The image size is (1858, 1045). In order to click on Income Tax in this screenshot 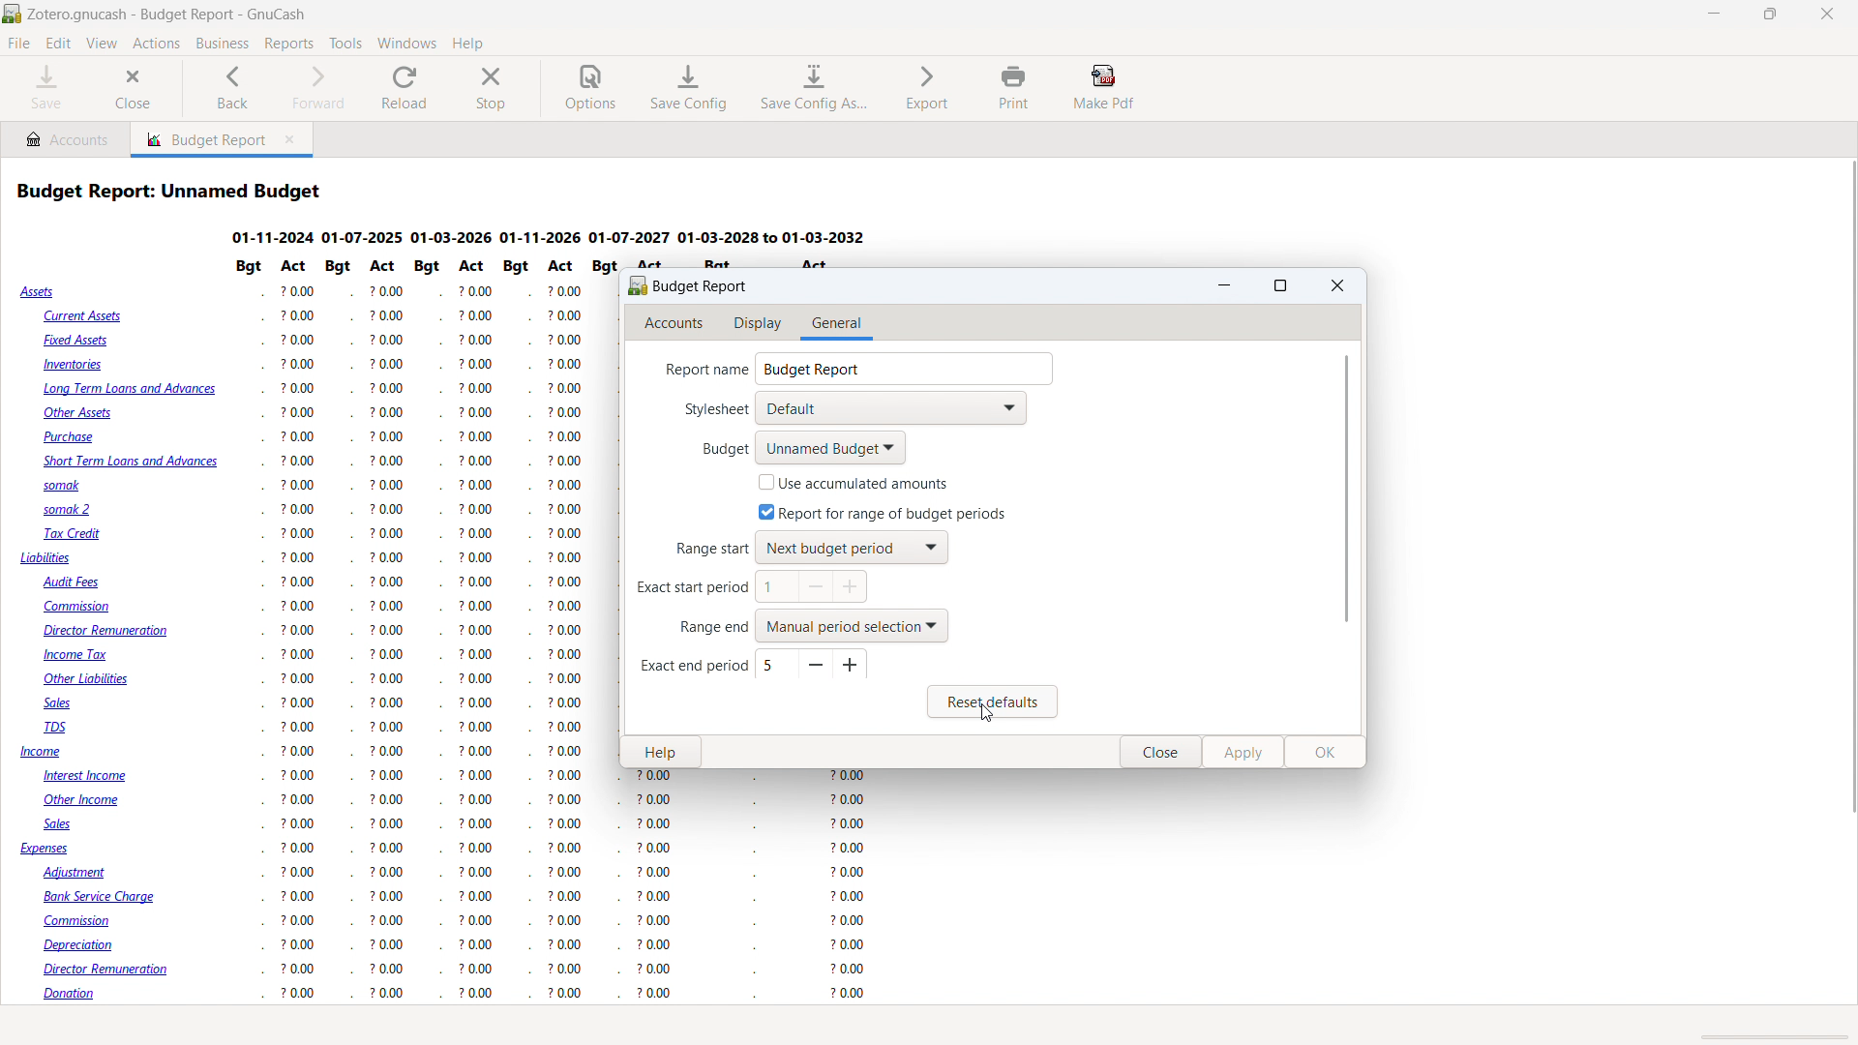, I will do `click(78, 655)`.